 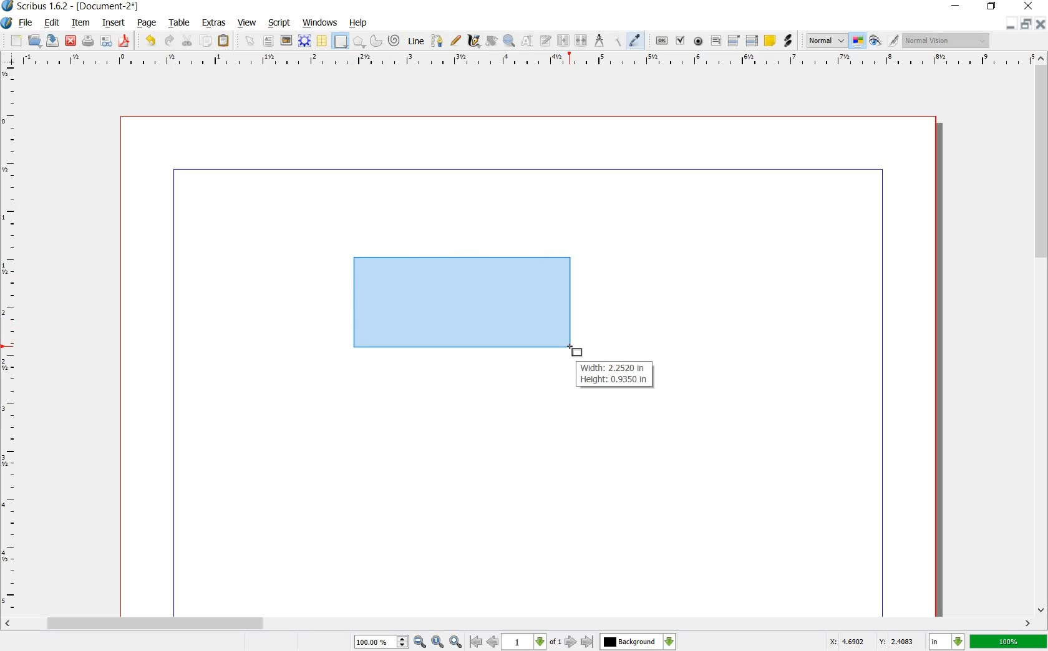 I want to click on BEZIER CURVE, so click(x=439, y=41).